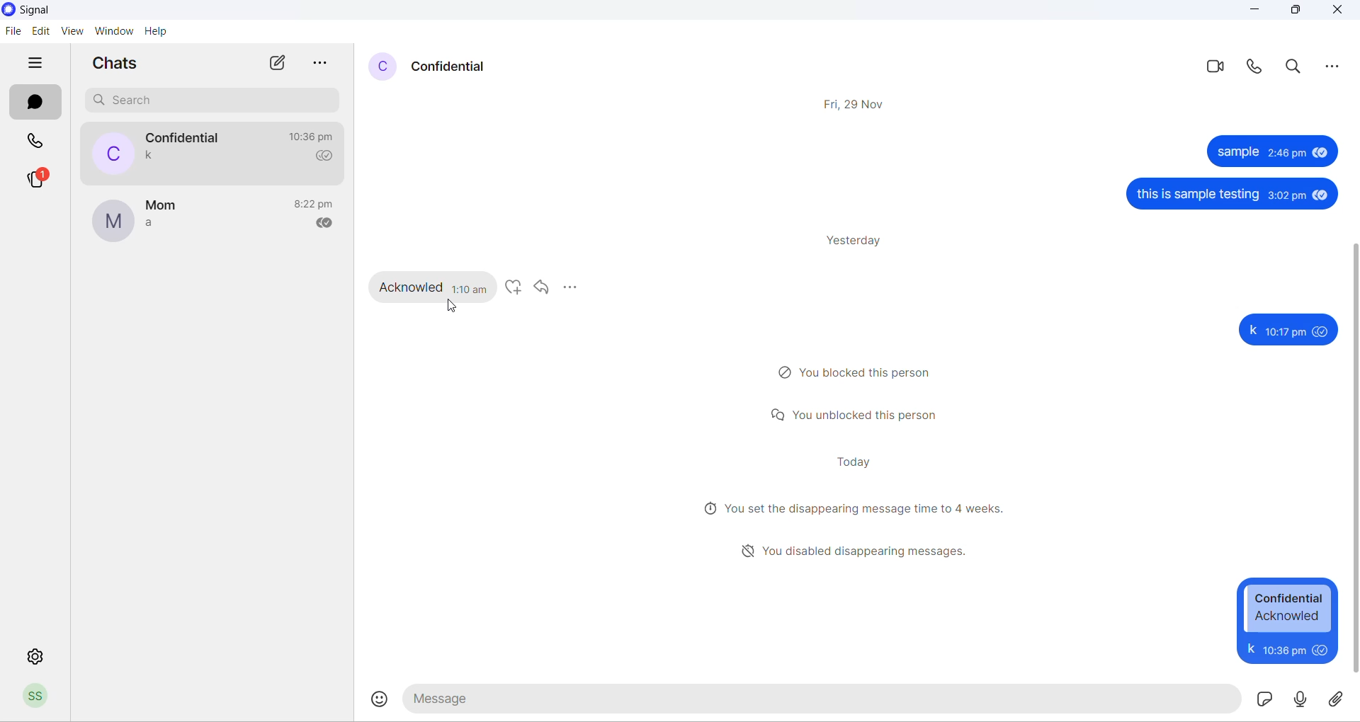 This screenshot has height=722, width=1360. Describe the element at coordinates (149, 226) in the screenshot. I see `last message` at that location.